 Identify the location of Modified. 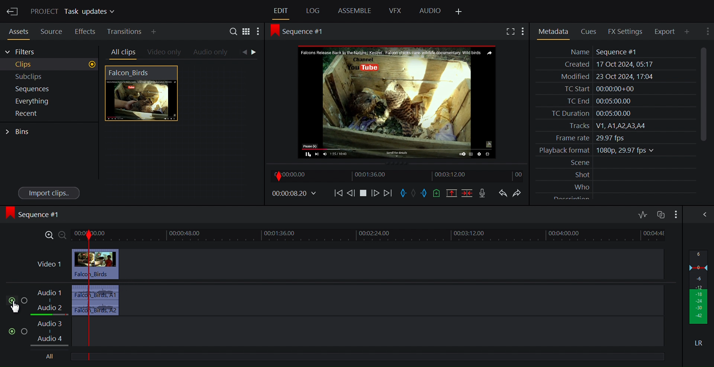
(614, 77).